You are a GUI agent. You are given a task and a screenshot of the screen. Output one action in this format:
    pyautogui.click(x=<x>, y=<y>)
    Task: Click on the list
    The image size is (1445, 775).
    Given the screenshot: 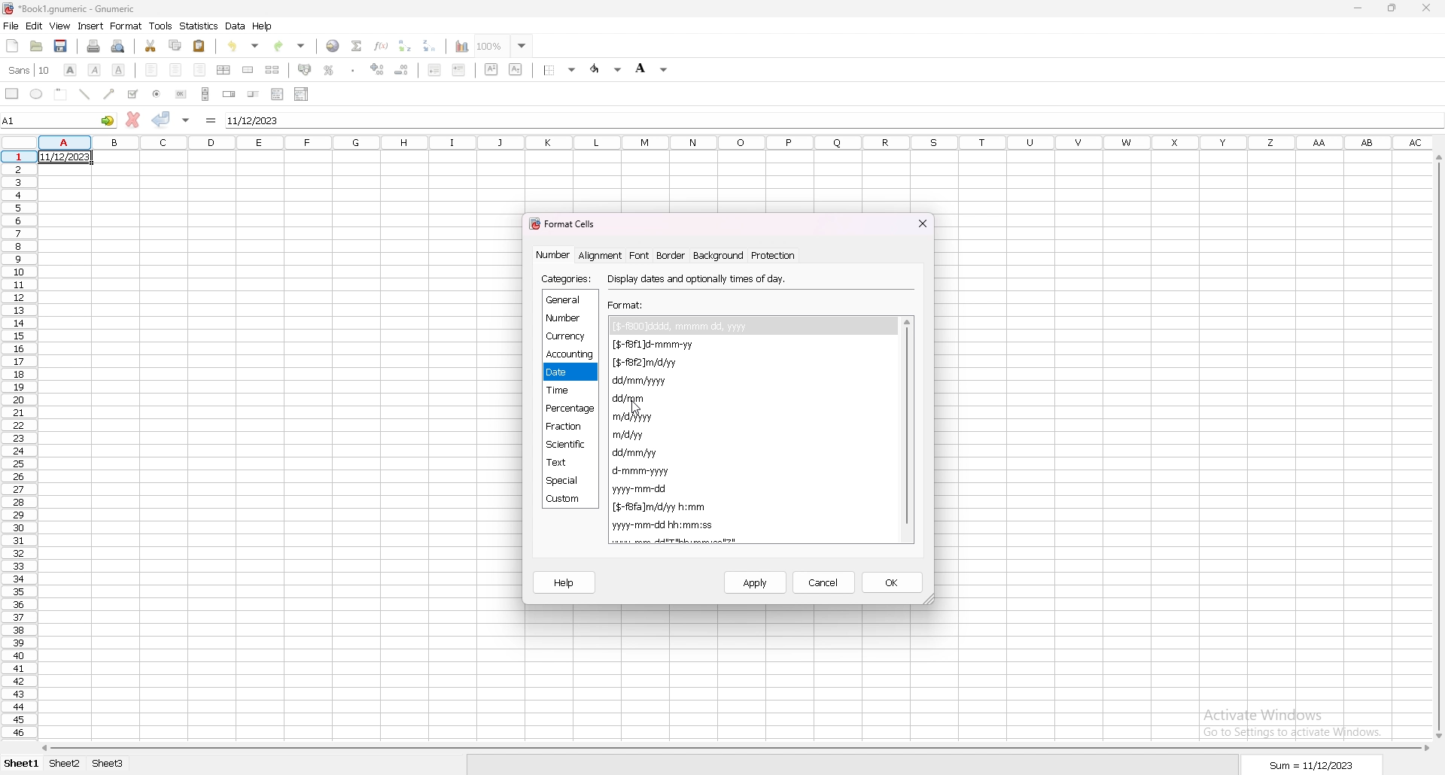 What is the action you would take?
    pyautogui.click(x=278, y=95)
    